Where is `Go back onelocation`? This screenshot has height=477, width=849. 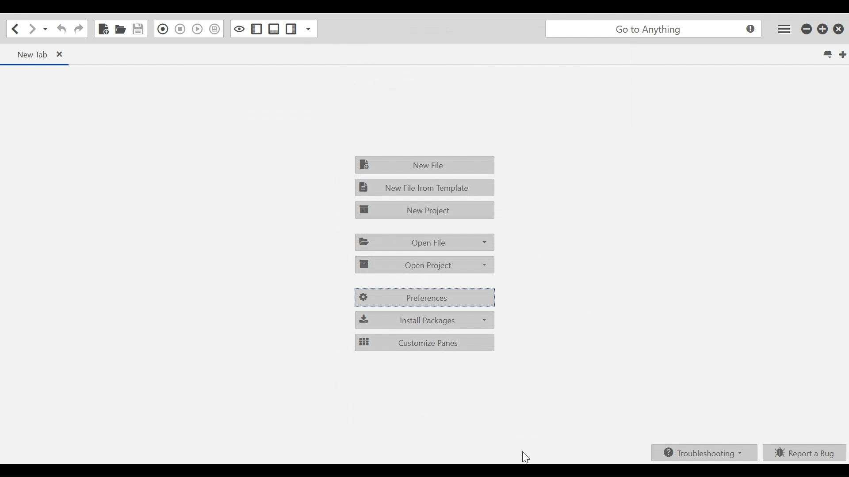 Go back onelocation is located at coordinates (14, 28).